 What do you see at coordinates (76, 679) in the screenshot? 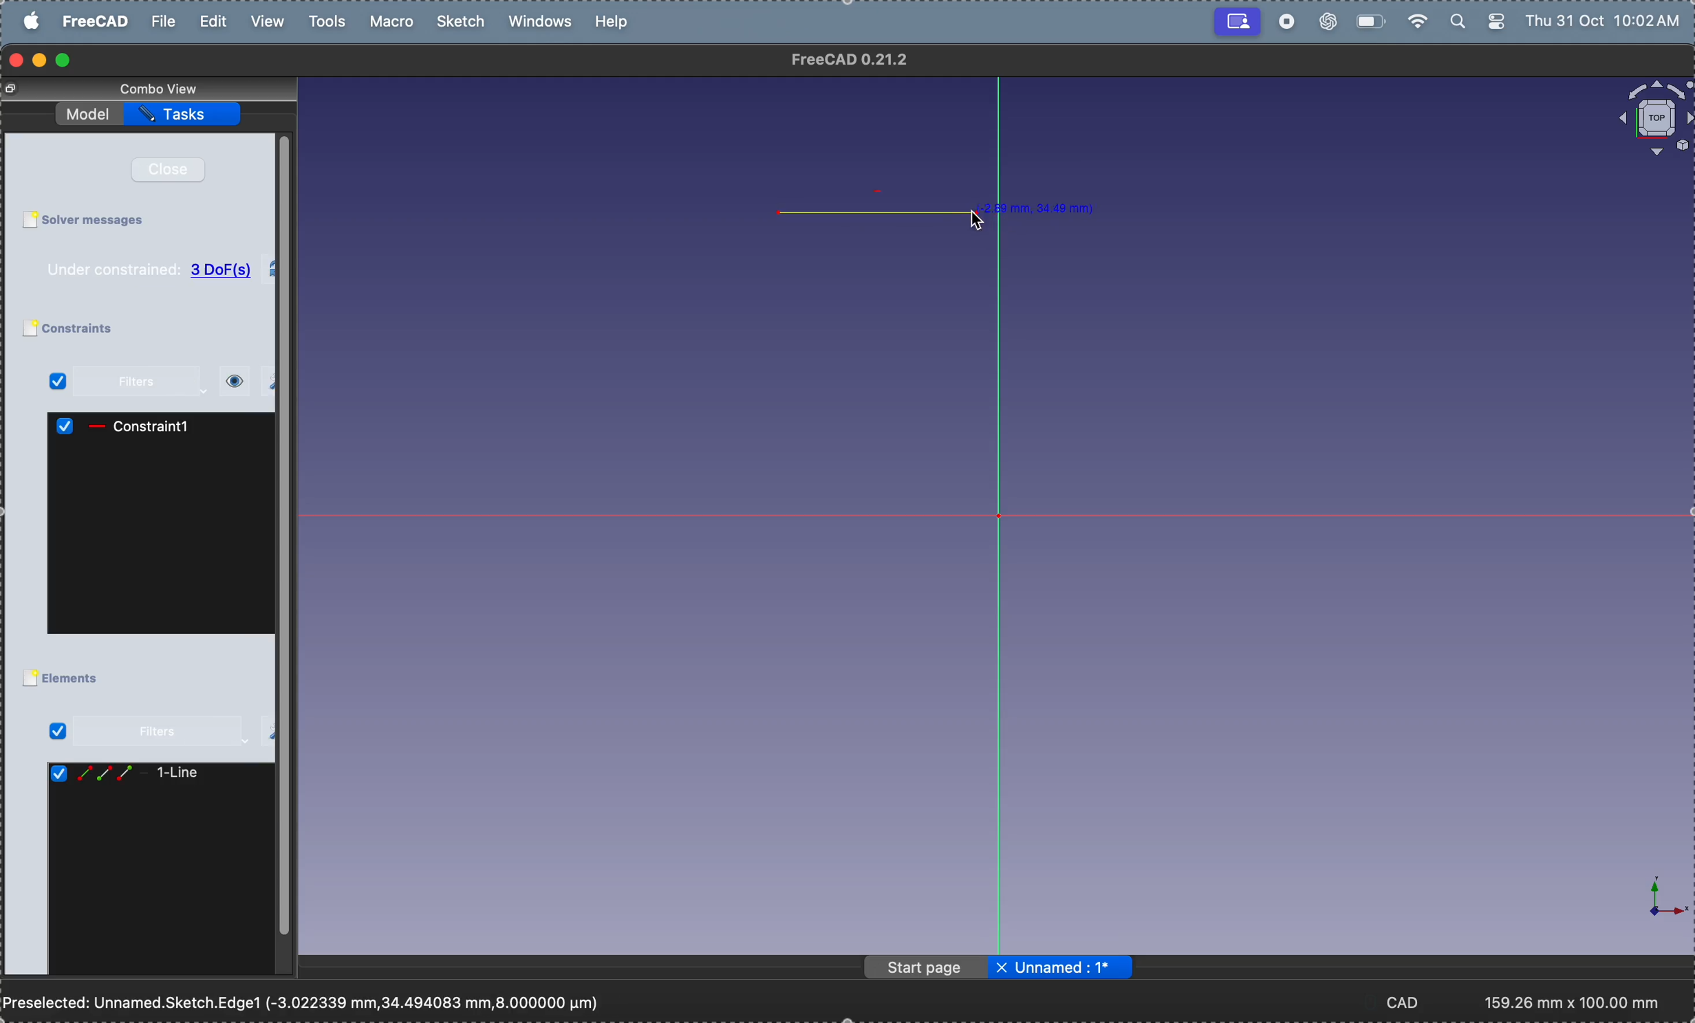
I see `elements` at bounding box center [76, 679].